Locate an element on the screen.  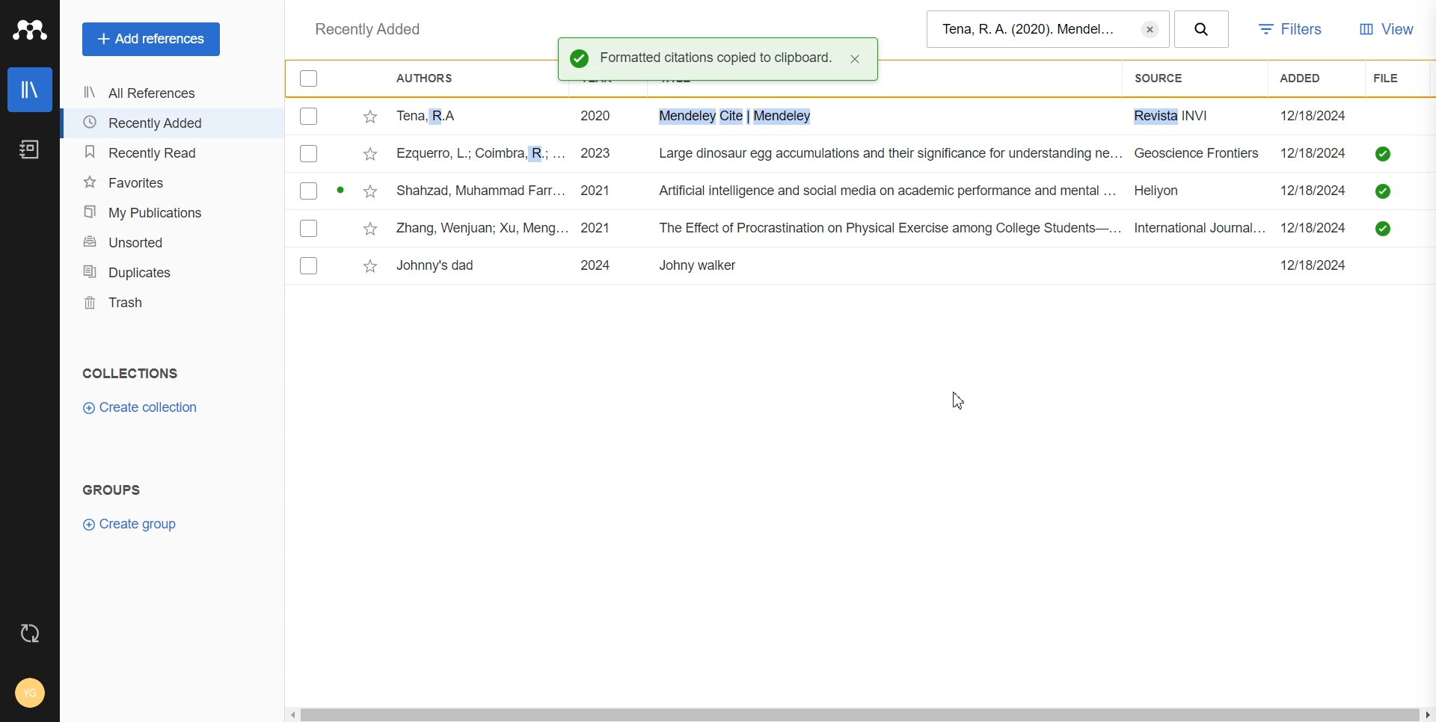
Cursor is located at coordinates (960, 401).